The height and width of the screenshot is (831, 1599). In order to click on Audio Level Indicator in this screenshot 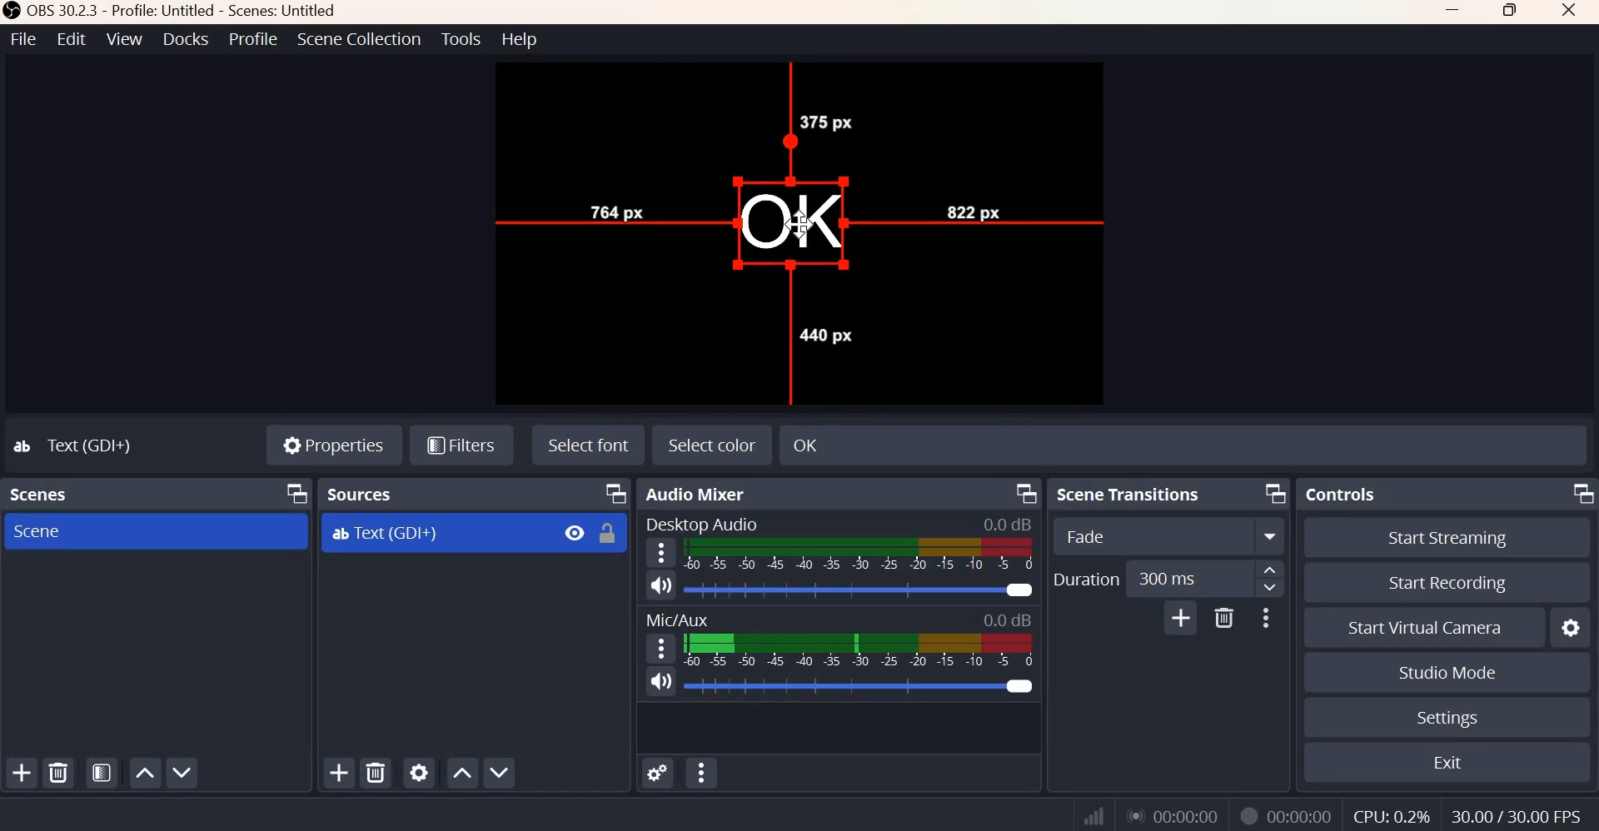, I will do `click(1004, 620)`.